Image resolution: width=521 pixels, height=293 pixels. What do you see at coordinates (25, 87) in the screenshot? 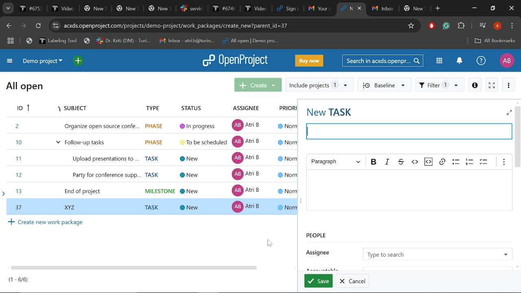
I see `All open` at bounding box center [25, 87].